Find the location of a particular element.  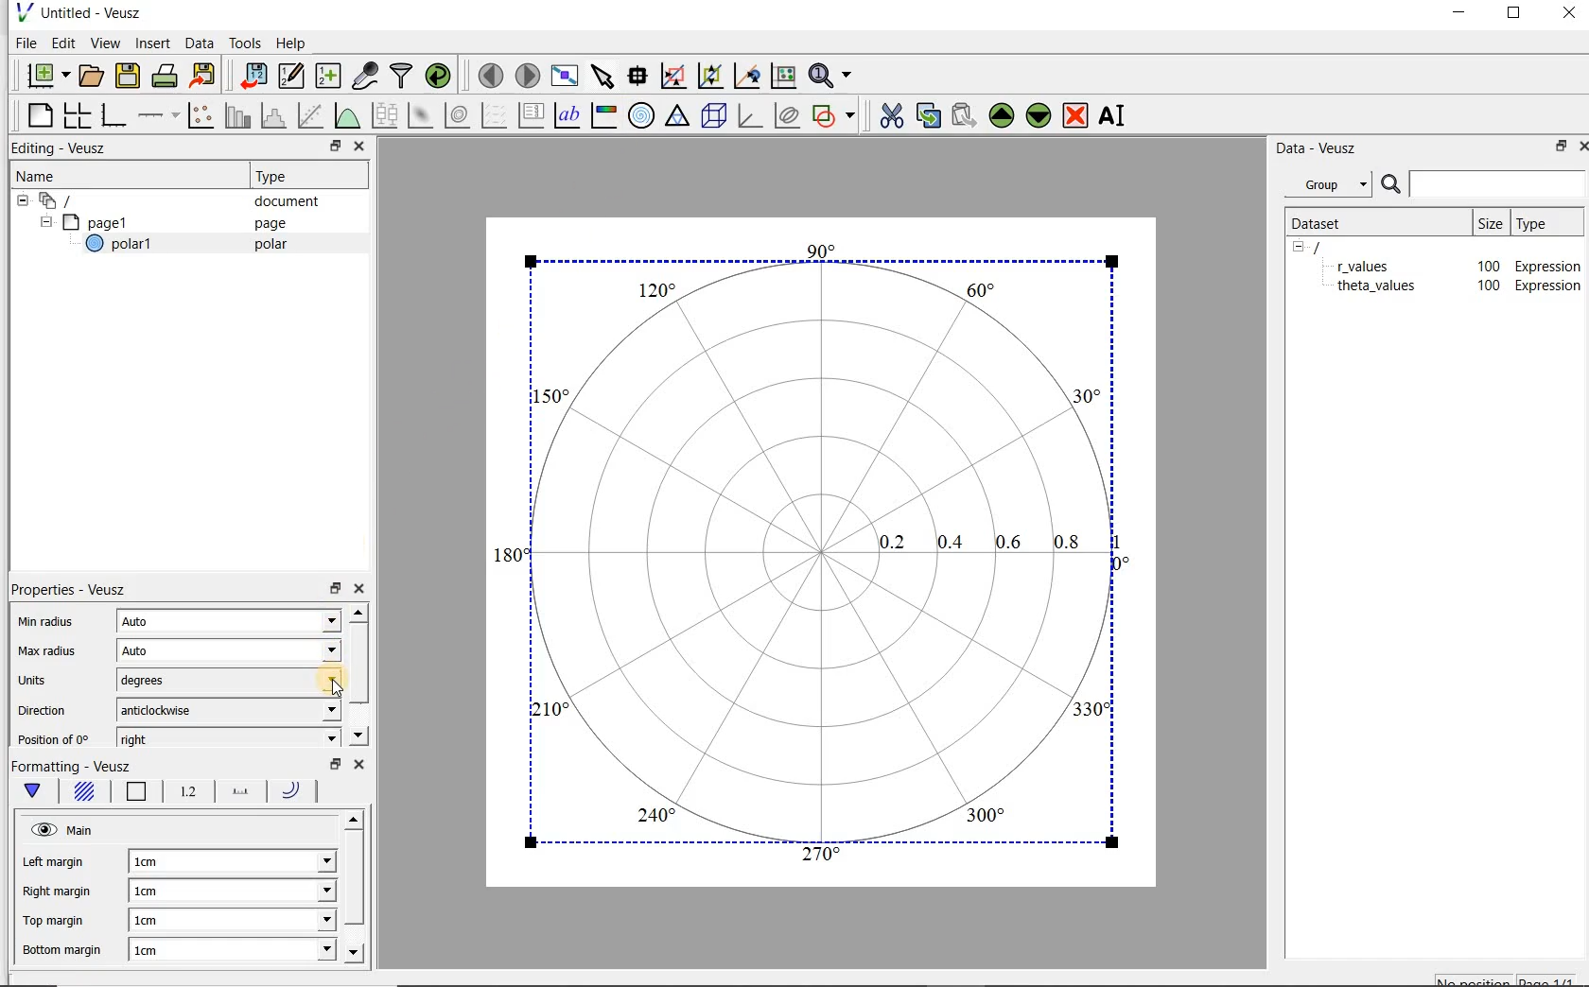

Edit is located at coordinates (62, 43).